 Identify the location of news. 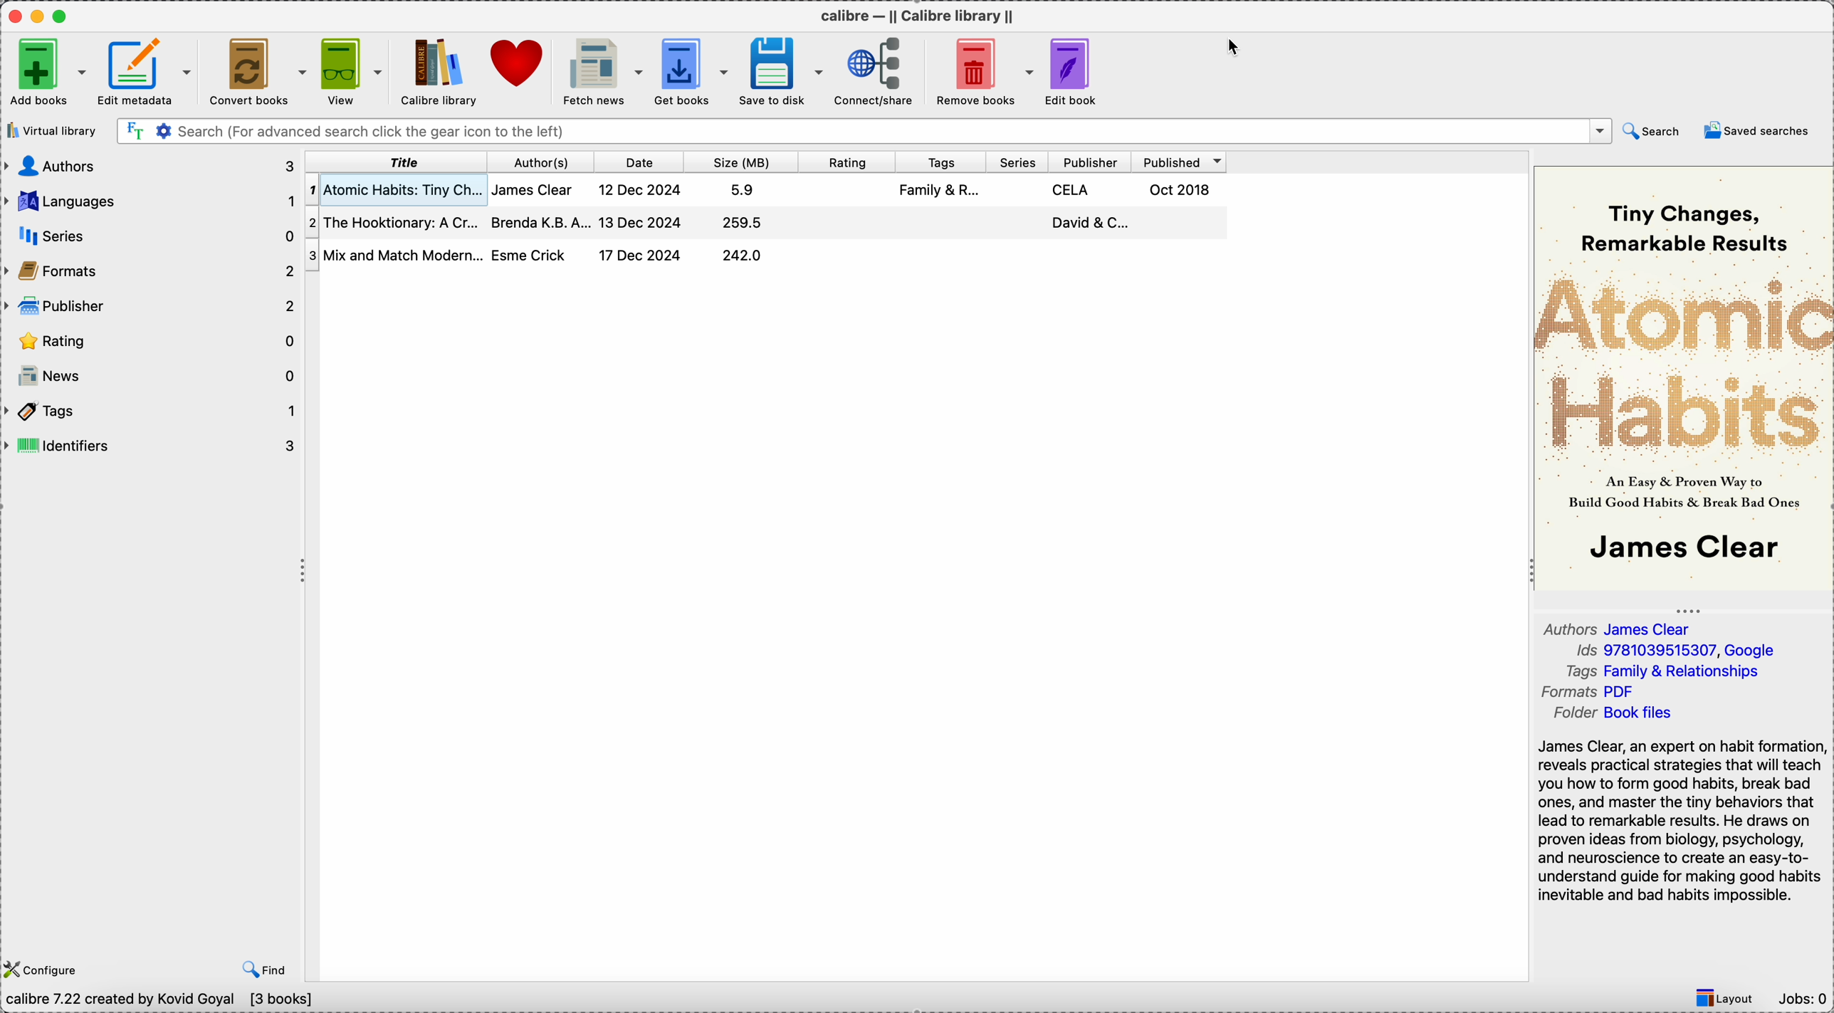
(150, 375).